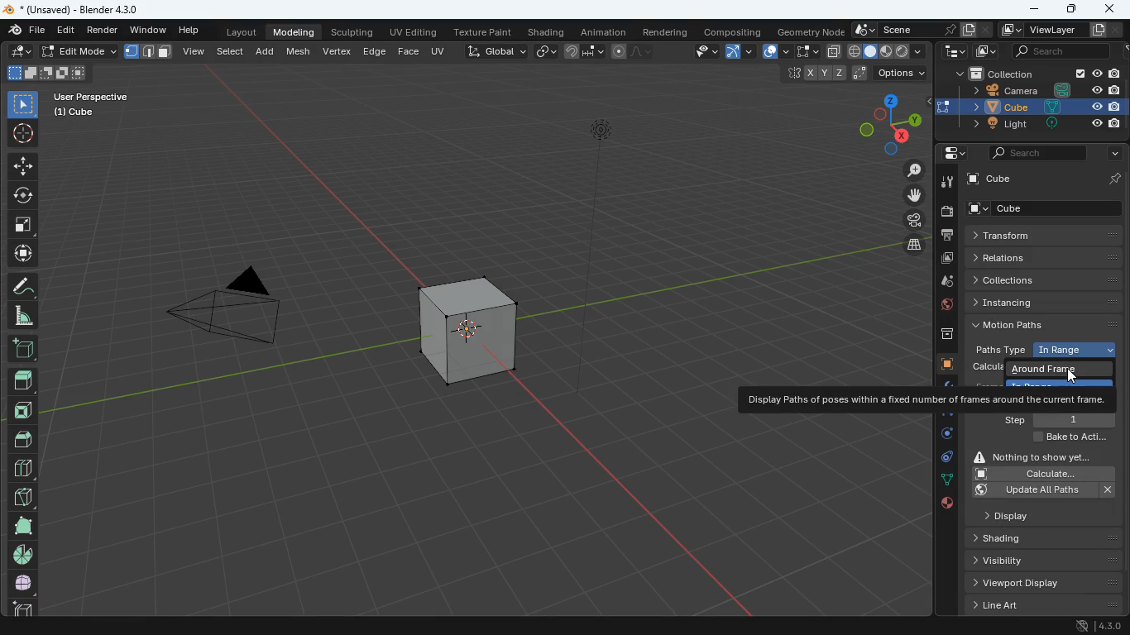  What do you see at coordinates (232, 50) in the screenshot?
I see `select` at bounding box center [232, 50].